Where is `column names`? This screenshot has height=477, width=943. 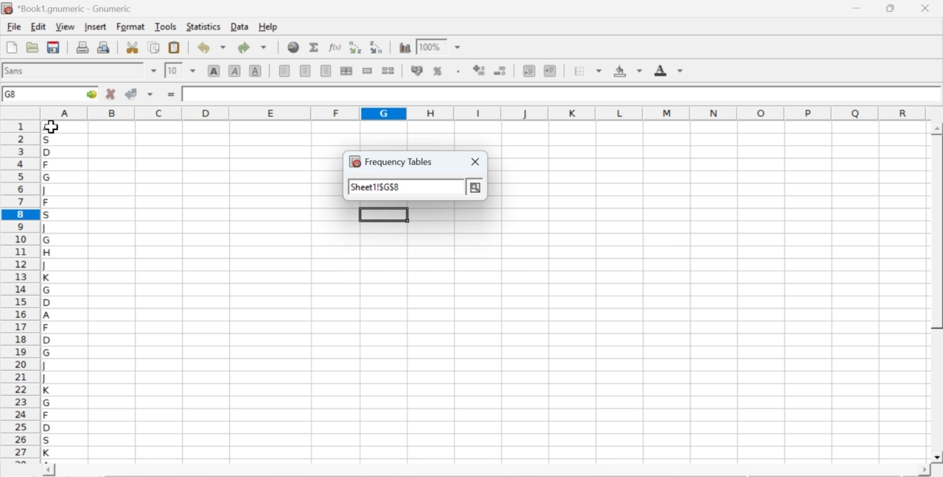
column names is located at coordinates (481, 112).